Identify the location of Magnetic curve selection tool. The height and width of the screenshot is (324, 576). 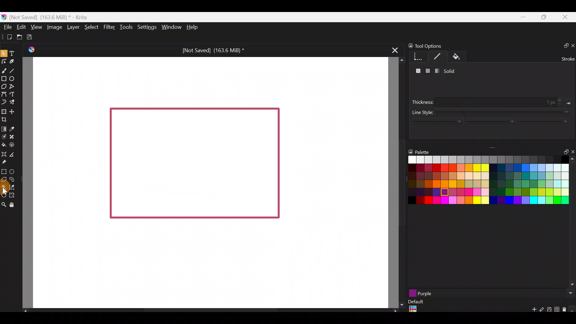
(13, 194).